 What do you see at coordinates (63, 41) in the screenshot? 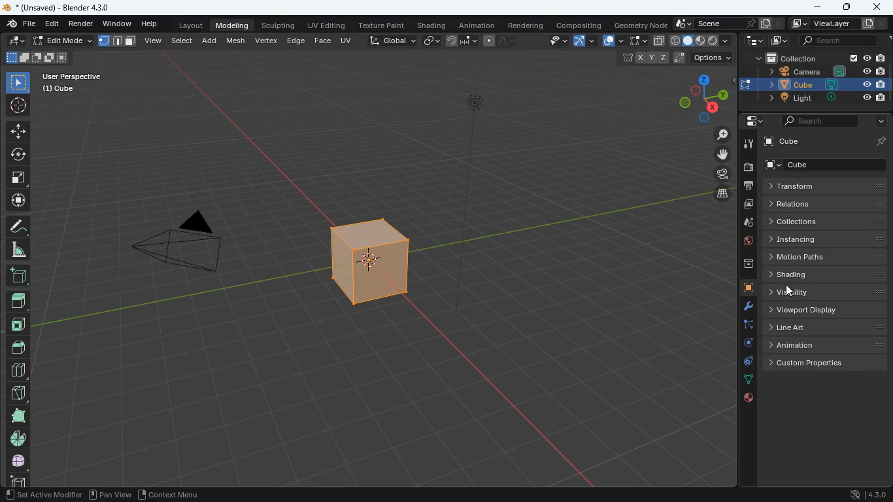
I see `edit mode` at bounding box center [63, 41].